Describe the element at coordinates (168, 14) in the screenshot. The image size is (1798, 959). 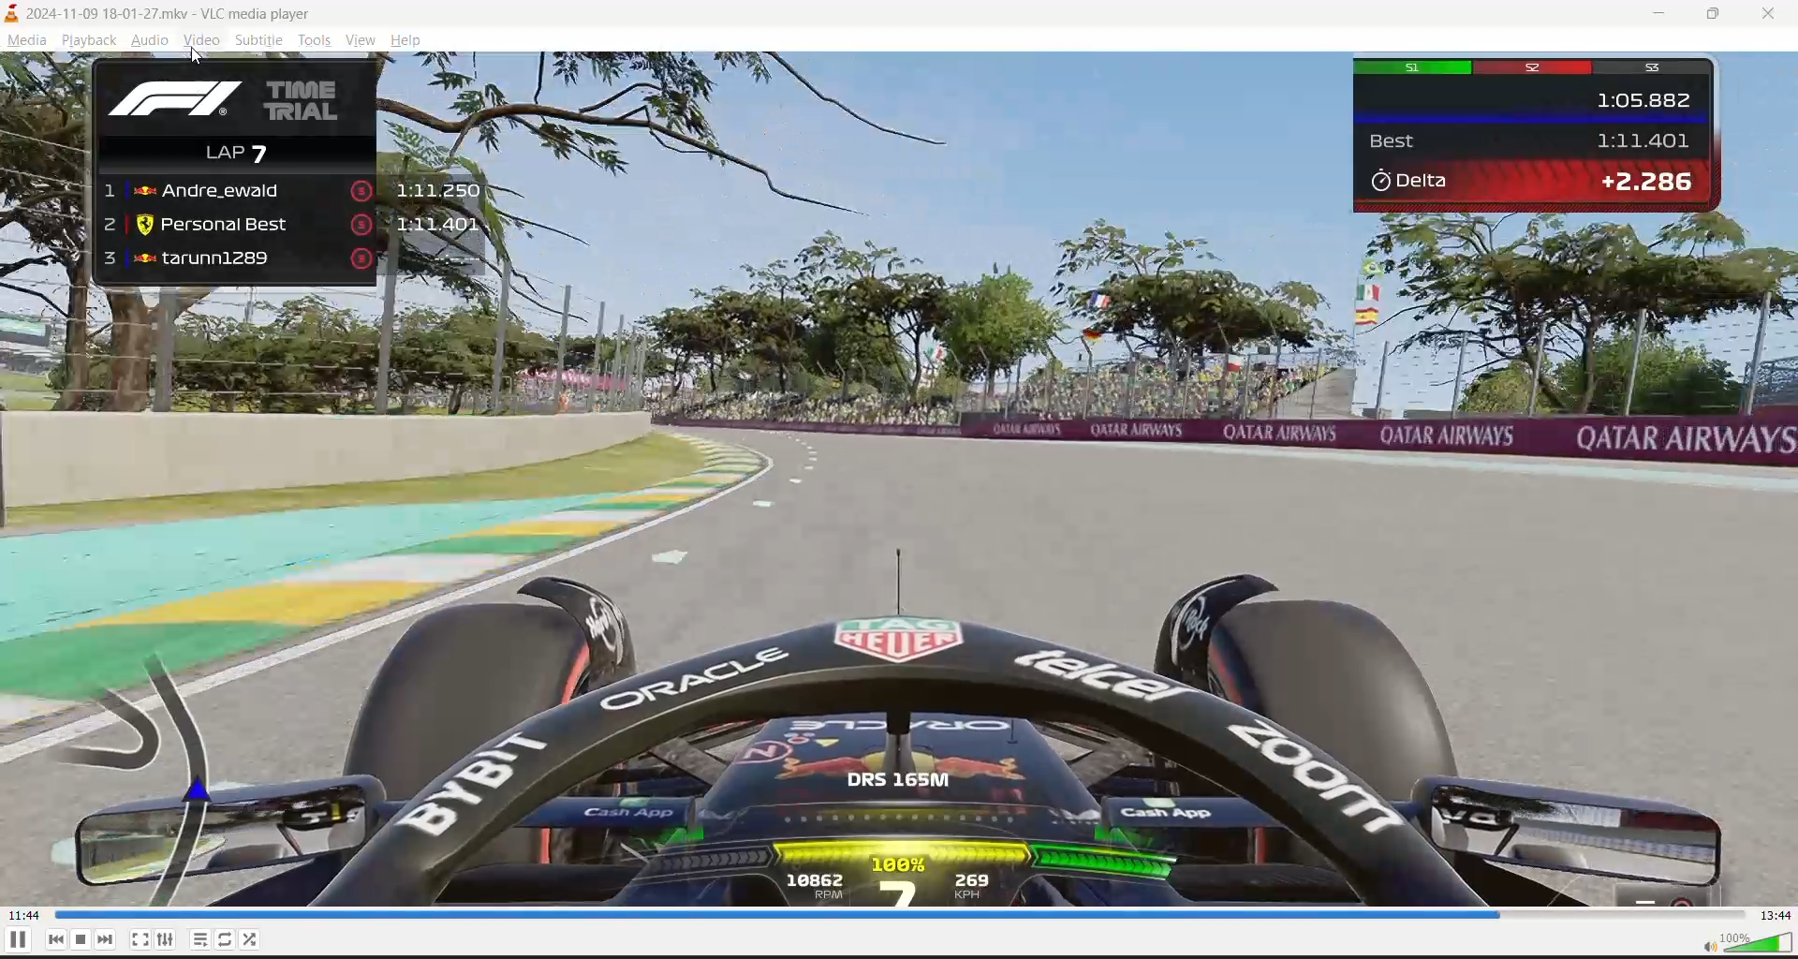
I see `track and app name` at that location.